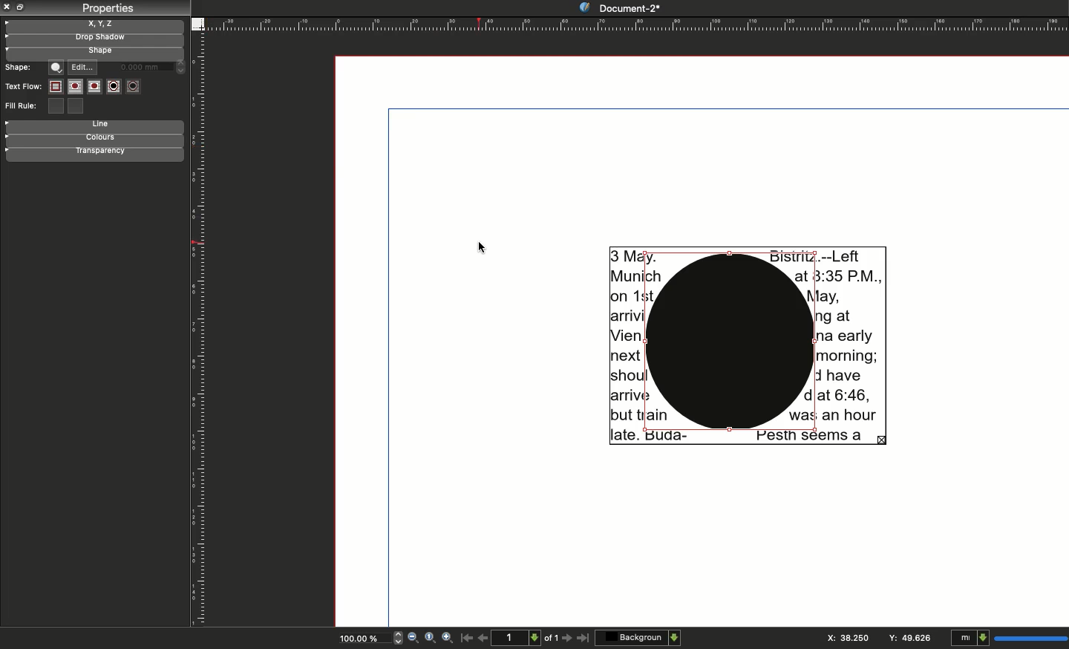 The height and width of the screenshot is (649, 1069). Describe the element at coordinates (908, 638) in the screenshot. I see `Y: 87.481` at that location.